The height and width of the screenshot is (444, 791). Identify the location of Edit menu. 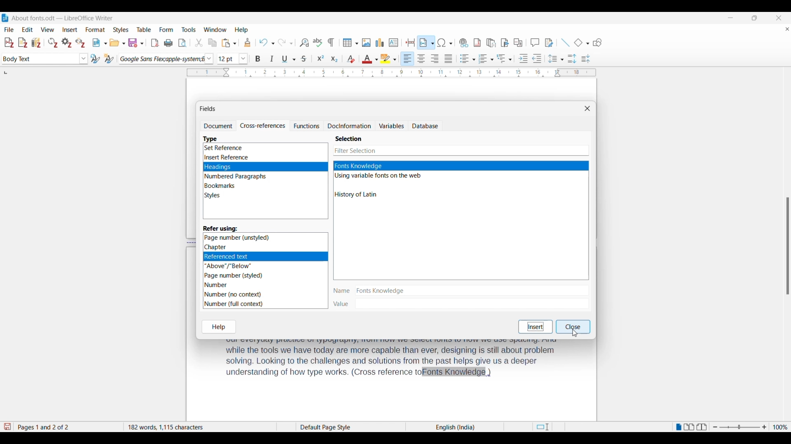
(27, 29).